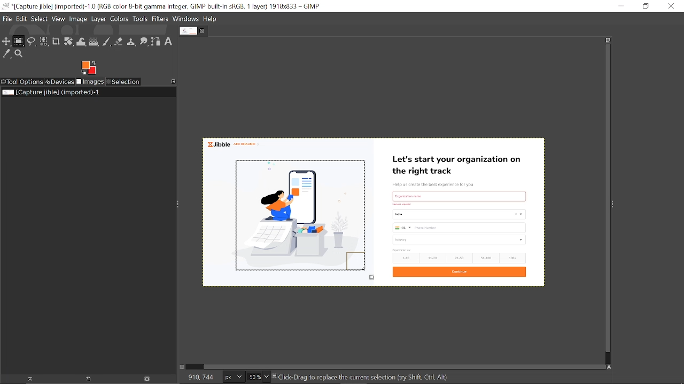 This screenshot has height=384, width=684. Describe the element at coordinates (616, 205) in the screenshot. I see `Sidebar menu` at that location.